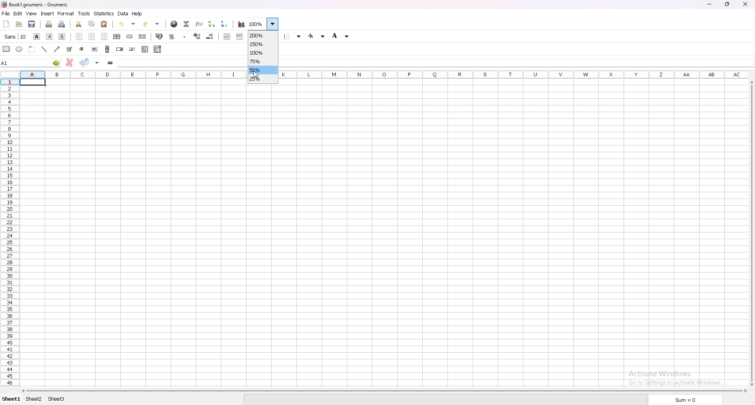 Image resolution: width=755 pixels, height=405 pixels. Describe the element at coordinates (227, 37) in the screenshot. I see `decrease indent` at that location.